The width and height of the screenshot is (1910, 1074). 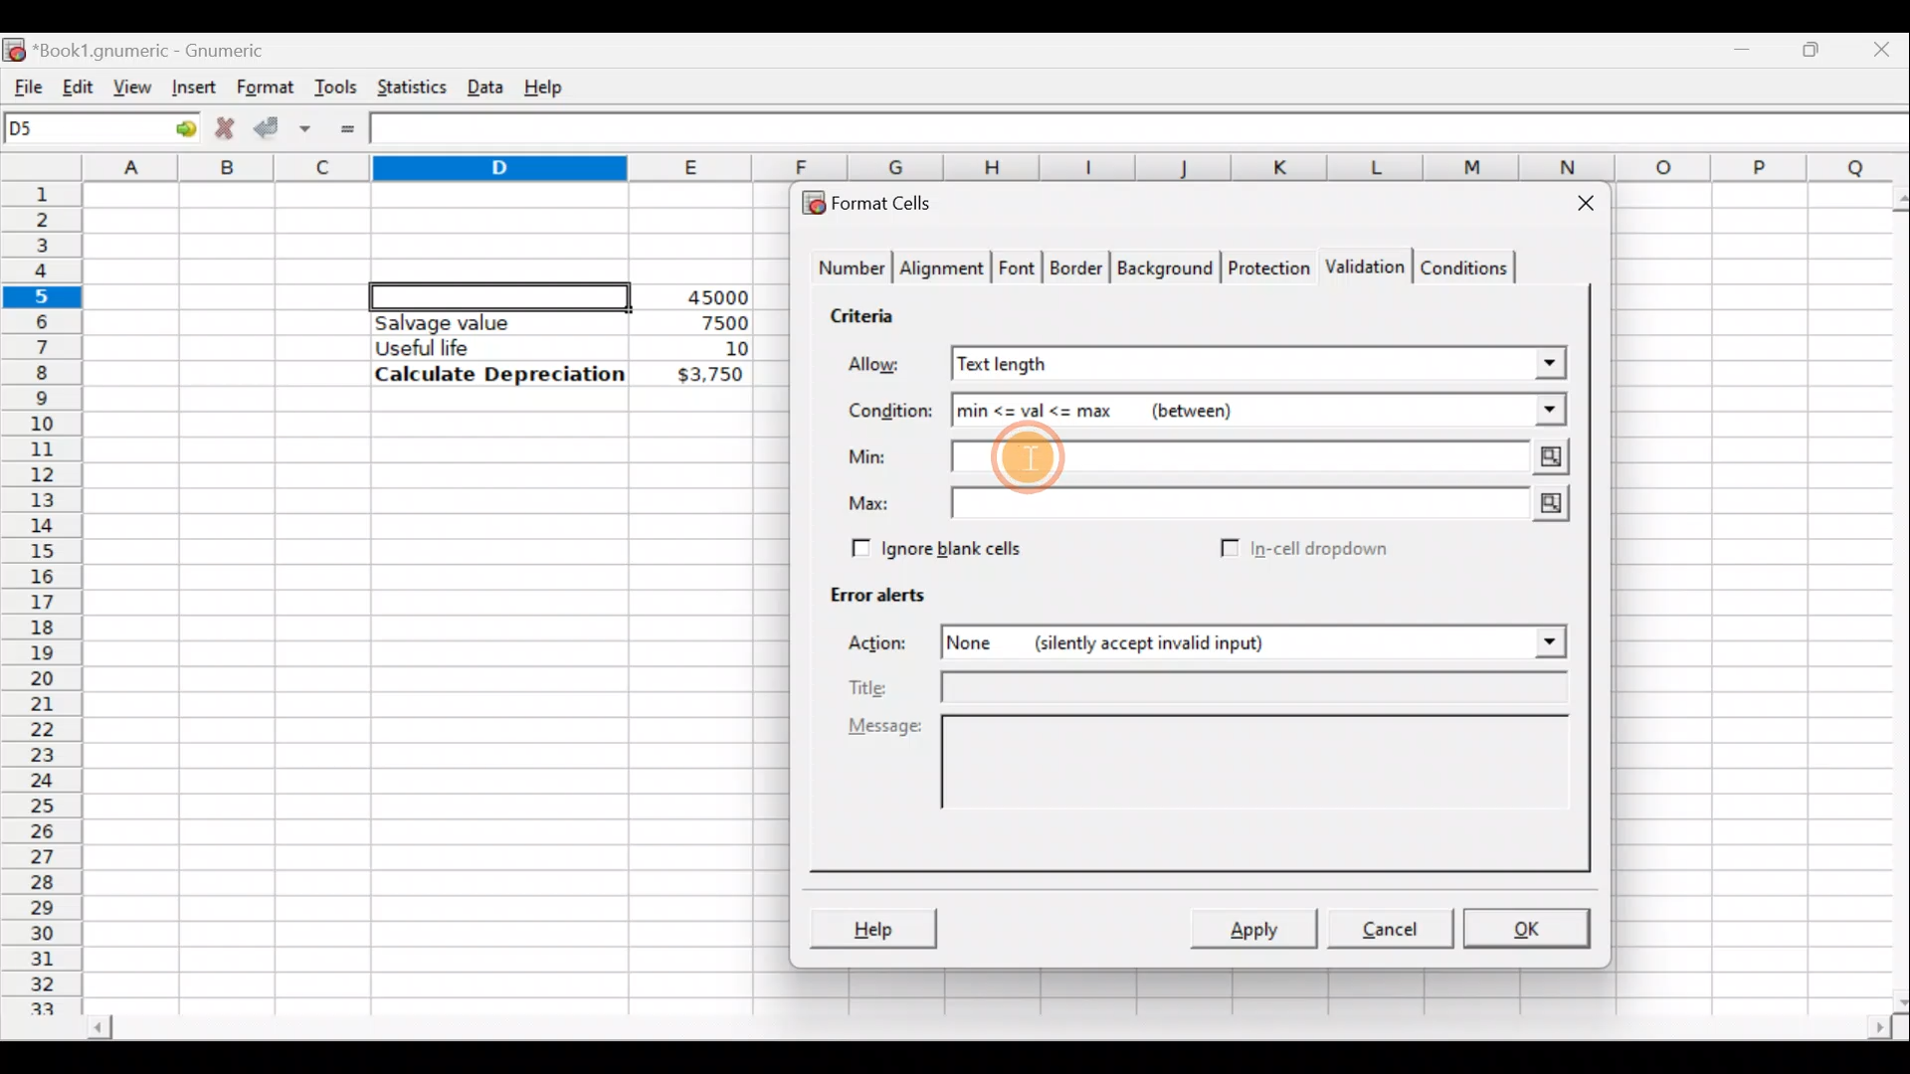 What do you see at coordinates (484, 83) in the screenshot?
I see `Data` at bounding box center [484, 83].